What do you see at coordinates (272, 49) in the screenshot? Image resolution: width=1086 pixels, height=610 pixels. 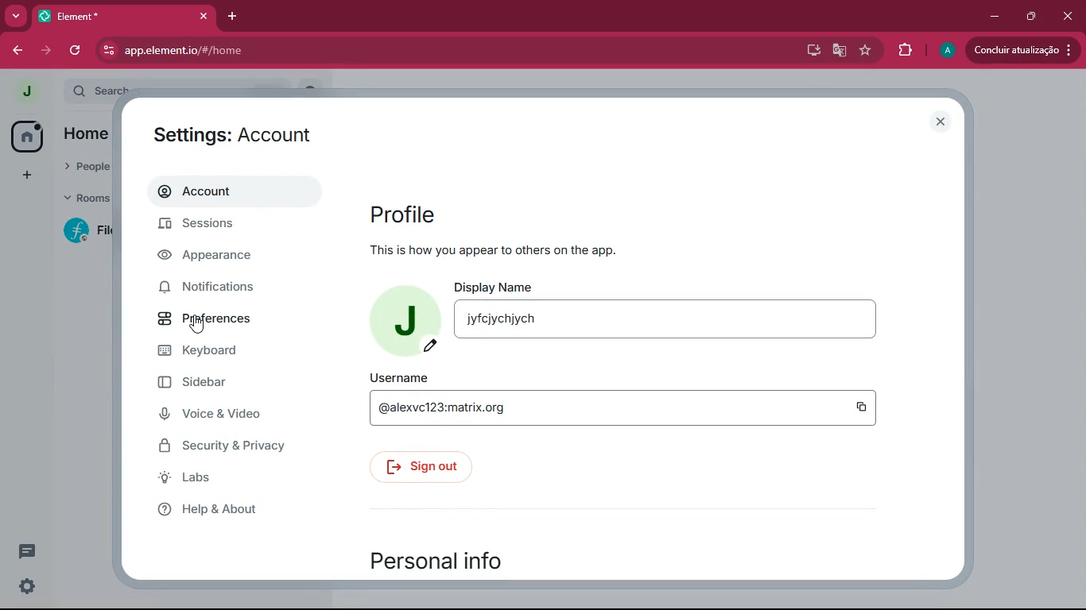 I see `app.element.io/#/home` at bounding box center [272, 49].